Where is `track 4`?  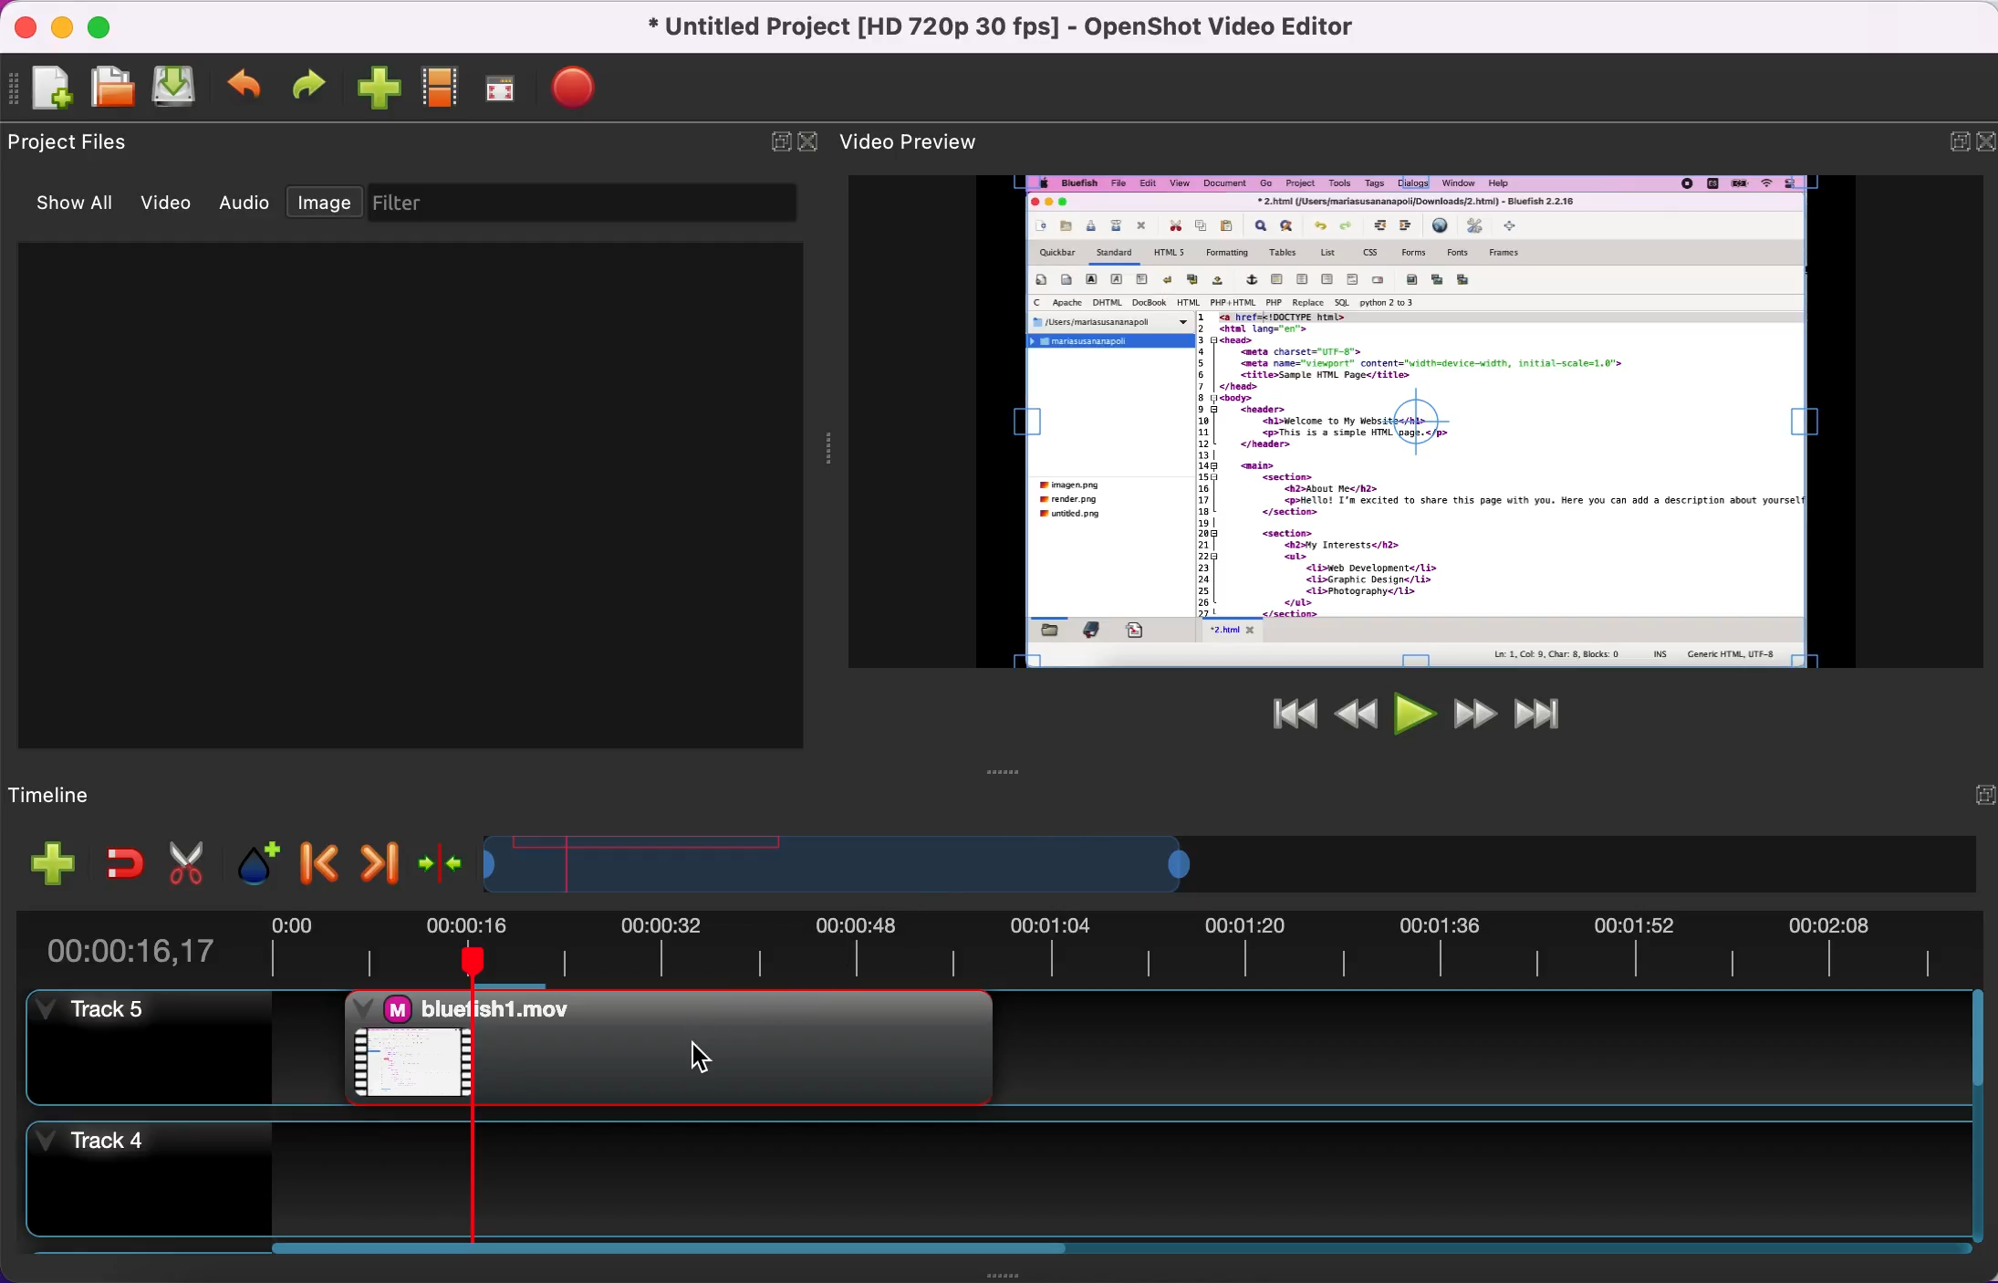
track 4 is located at coordinates (989, 1171).